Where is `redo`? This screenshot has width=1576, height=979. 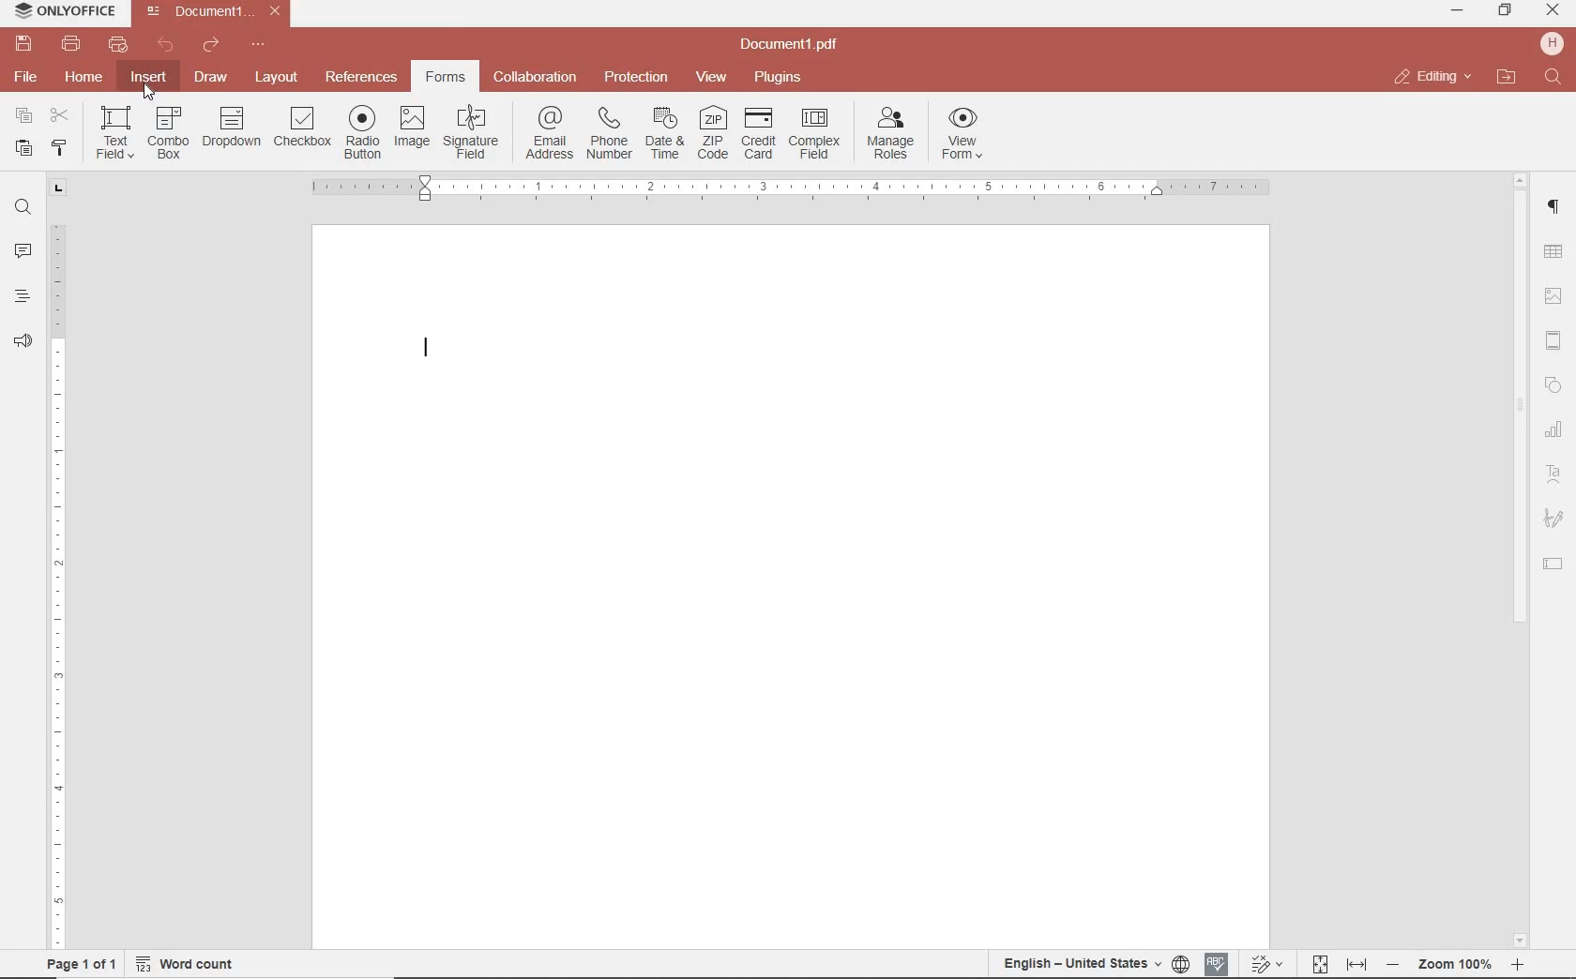
redo is located at coordinates (209, 48).